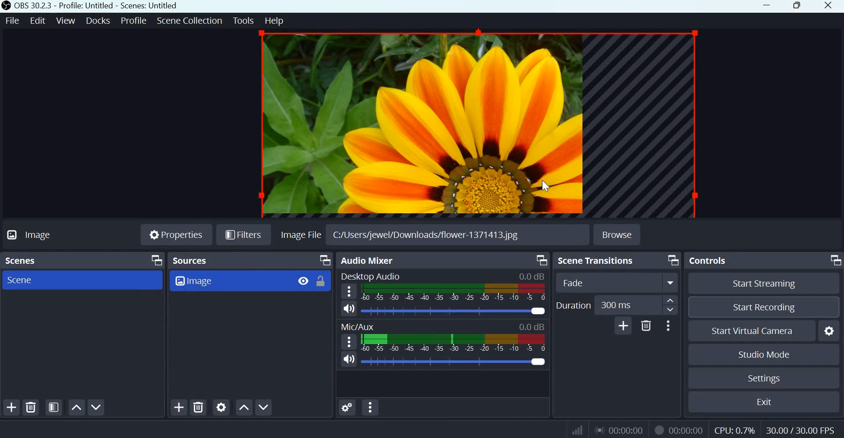  What do you see at coordinates (349, 291) in the screenshot?
I see `hamburger menu` at bounding box center [349, 291].